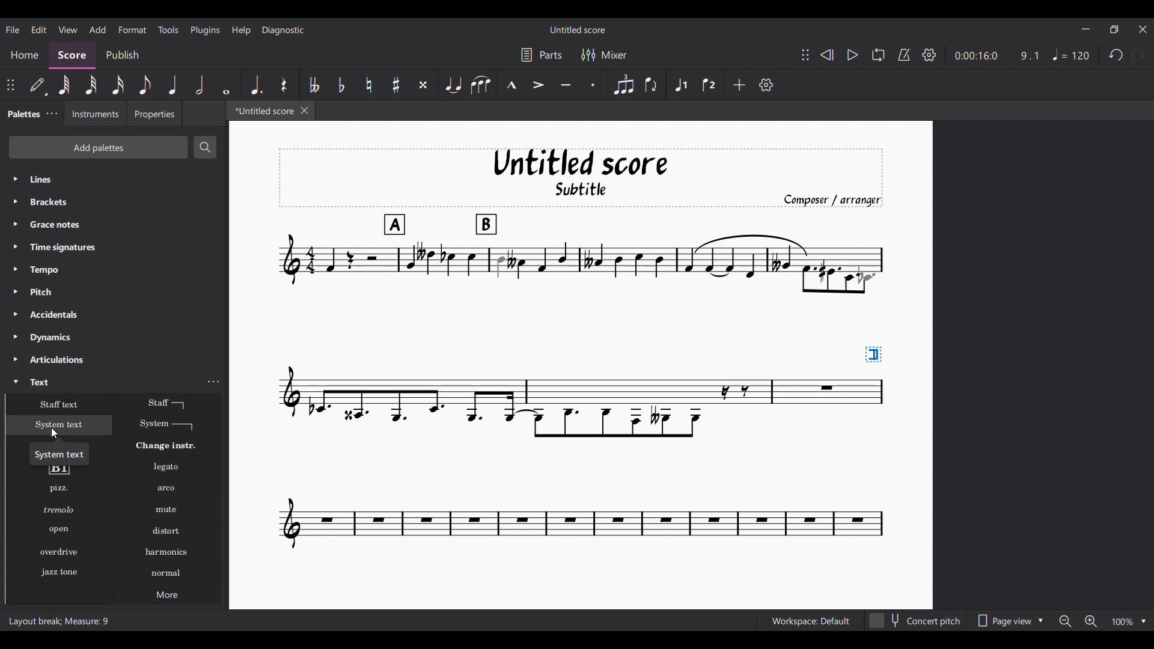 The height and width of the screenshot is (649, 1154). What do you see at coordinates (154, 113) in the screenshot?
I see `Properties` at bounding box center [154, 113].